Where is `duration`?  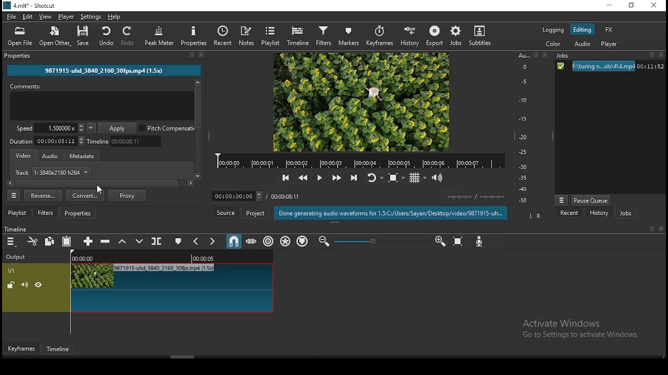 duration is located at coordinates (47, 142).